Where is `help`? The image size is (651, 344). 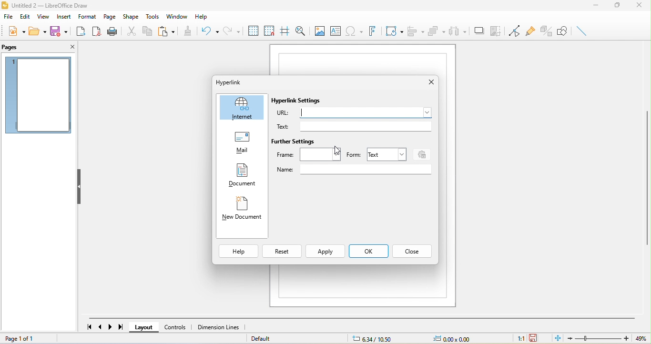 help is located at coordinates (239, 251).